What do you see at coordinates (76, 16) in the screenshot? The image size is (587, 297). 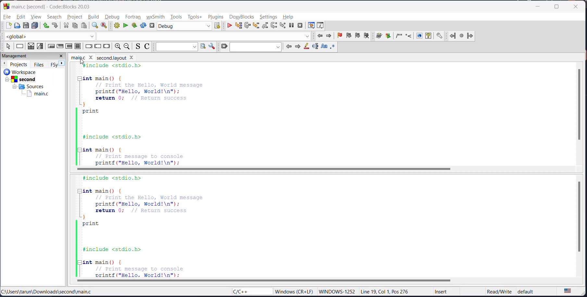 I see `project` at bounding box center [76, 16].